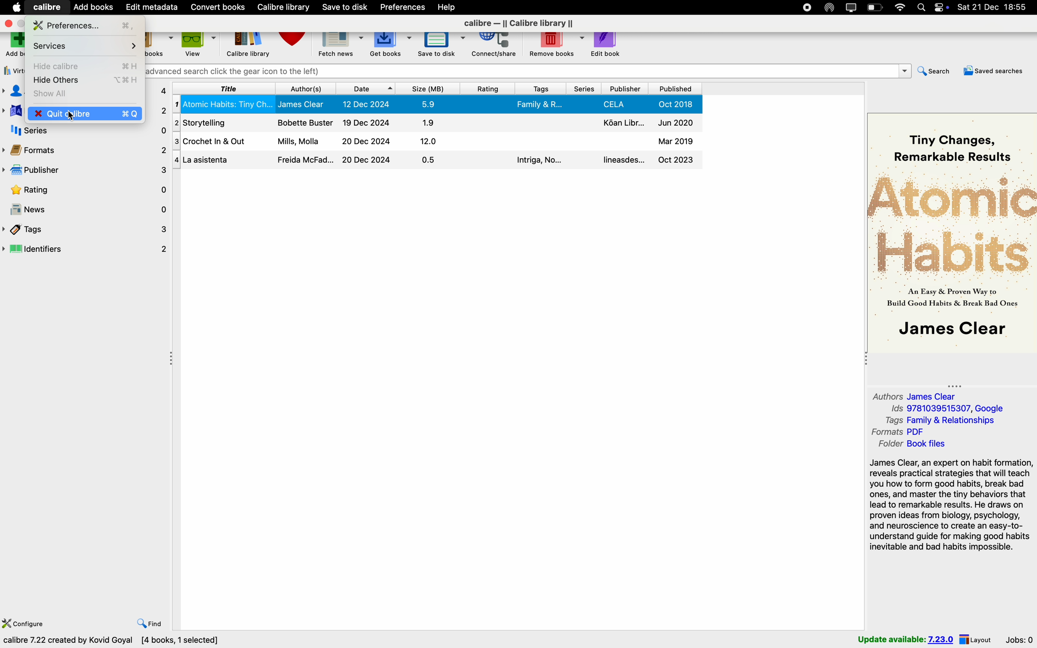 The width and height of the screenshot is (1037, 648). What do you see at coordinates (108, 114) in the screenshot?
I see `quit calibre` at bounding box center [108, 114].